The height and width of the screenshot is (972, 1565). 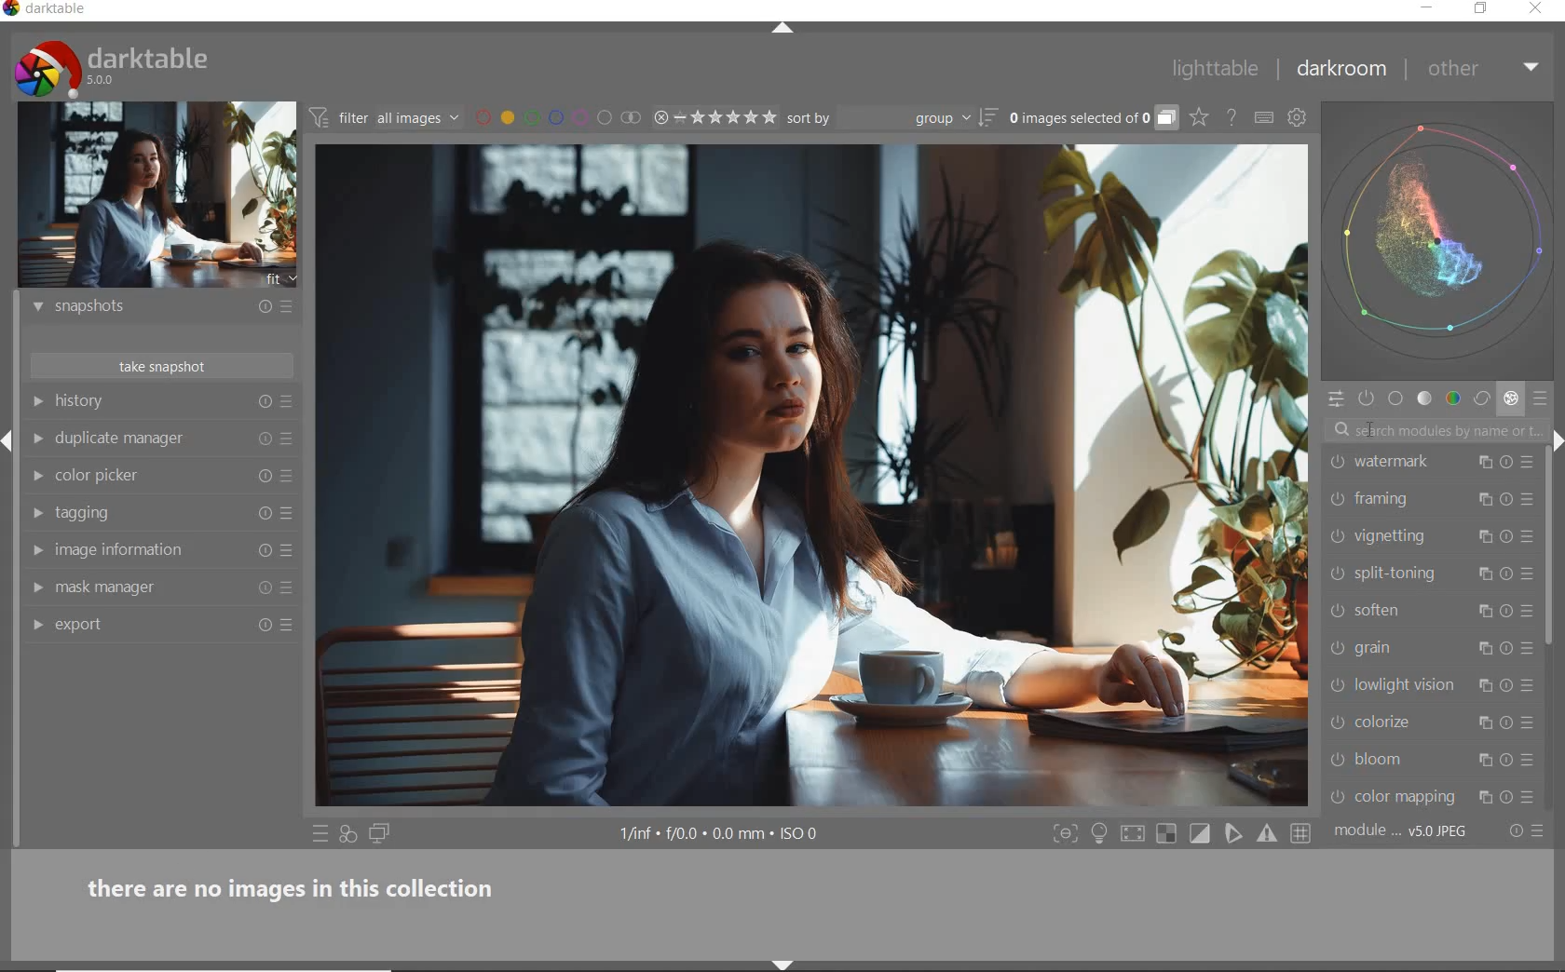 I want to click on preset and preferences, so click(x=1531, y=722).